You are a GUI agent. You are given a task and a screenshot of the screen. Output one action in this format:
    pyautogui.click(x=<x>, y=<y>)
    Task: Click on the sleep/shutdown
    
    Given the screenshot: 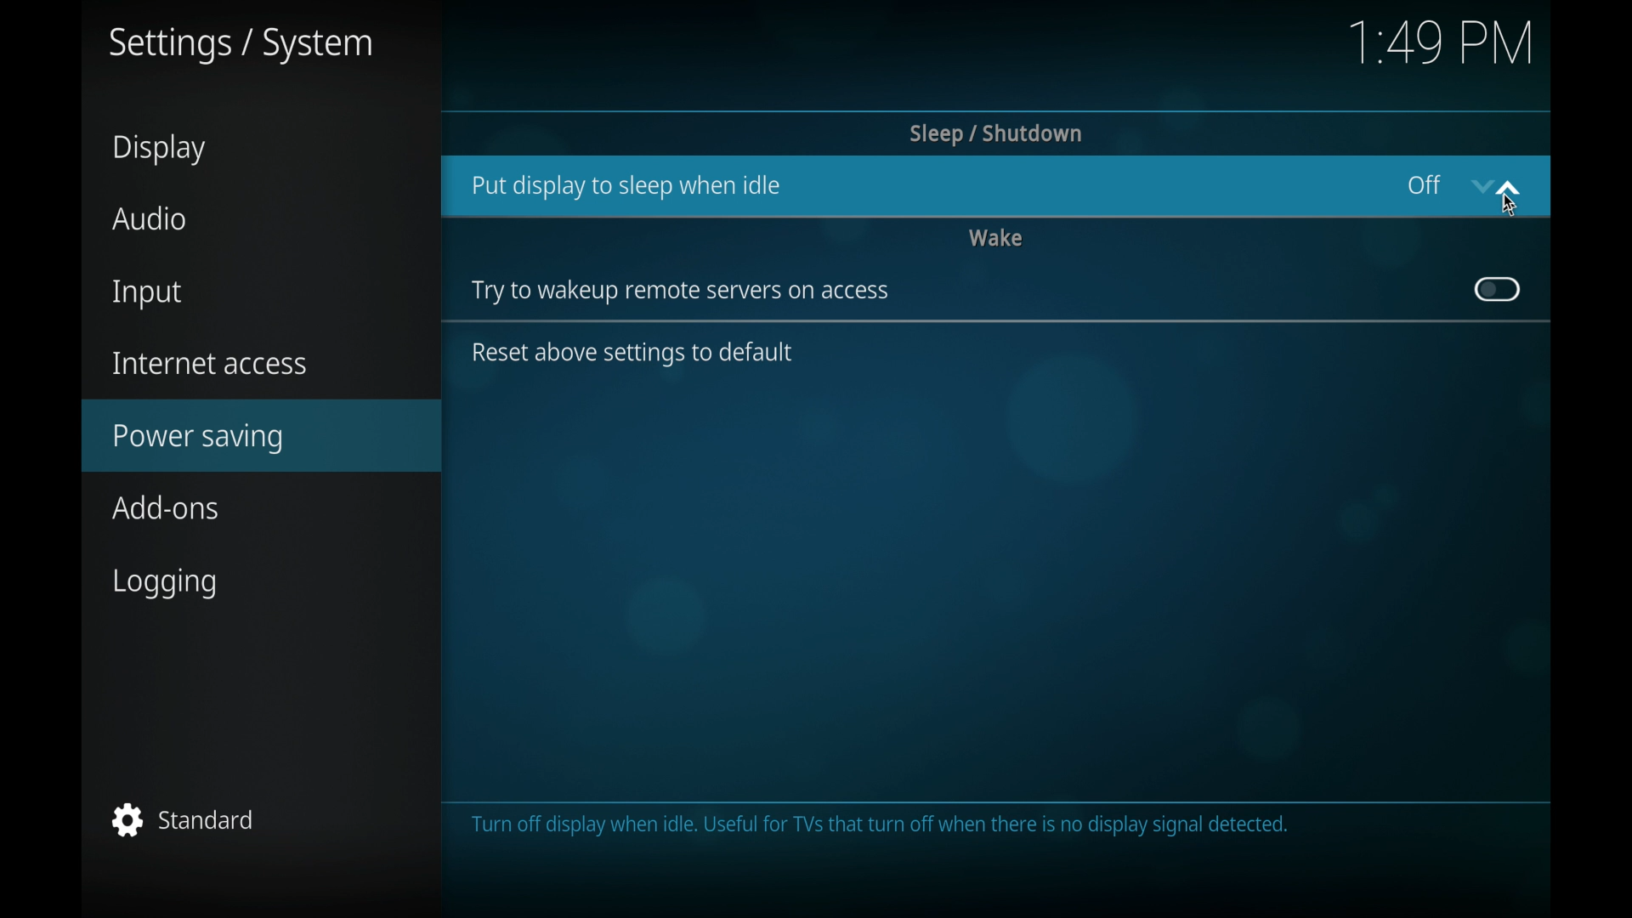 What is the action you would take?
    pyautogui.click(x=995, y=133)
    